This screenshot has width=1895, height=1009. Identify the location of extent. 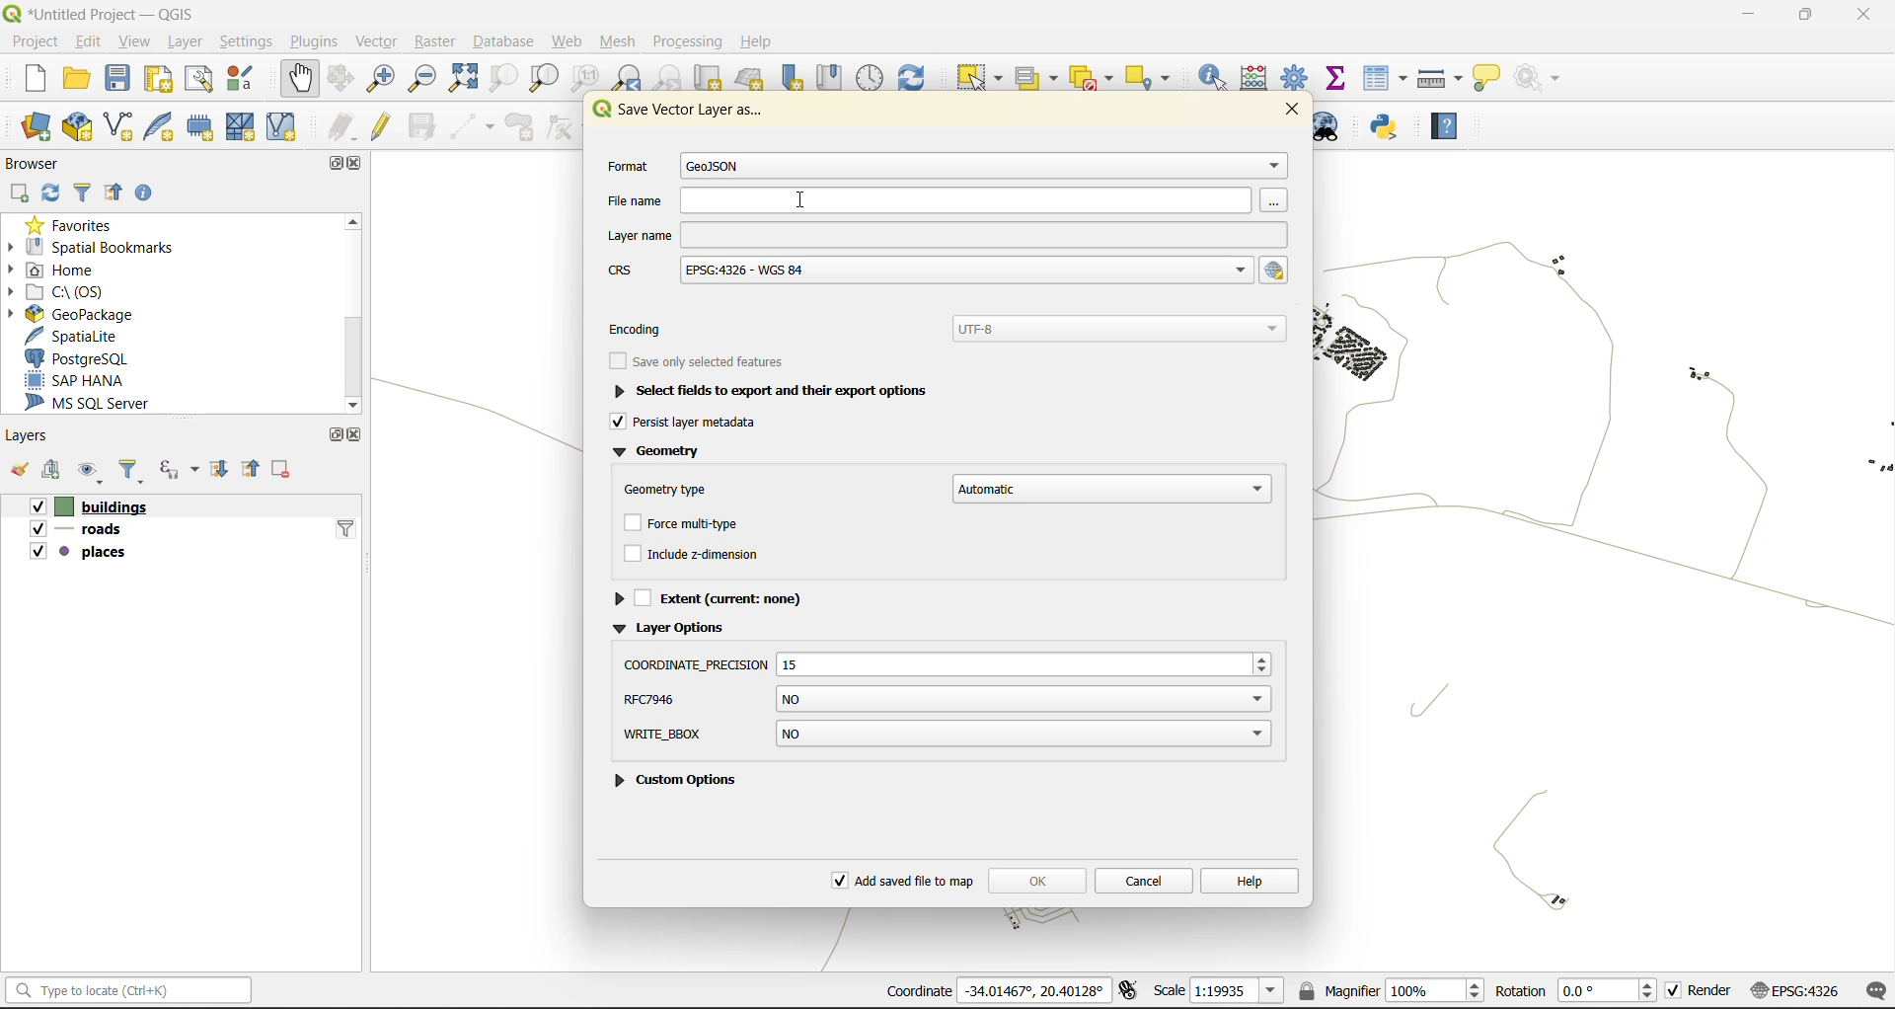
(720, 596).